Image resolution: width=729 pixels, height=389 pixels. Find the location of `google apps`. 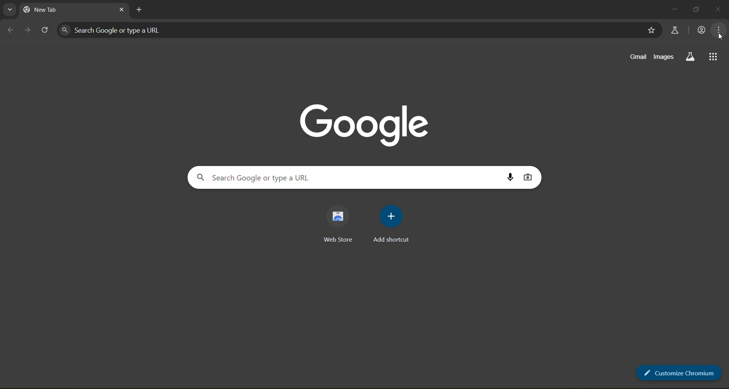

google apps is located at coordinates (714, 57).